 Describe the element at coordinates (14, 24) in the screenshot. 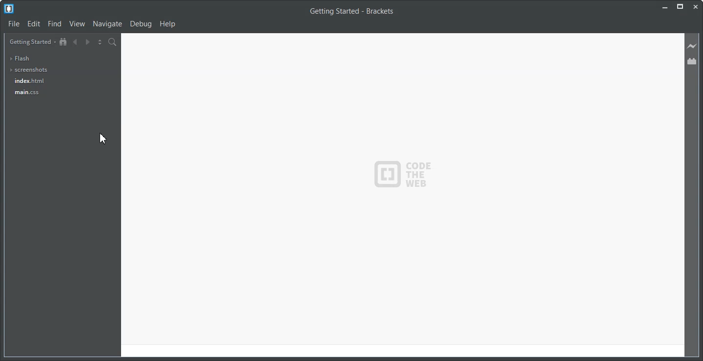

I see `File` at that location.